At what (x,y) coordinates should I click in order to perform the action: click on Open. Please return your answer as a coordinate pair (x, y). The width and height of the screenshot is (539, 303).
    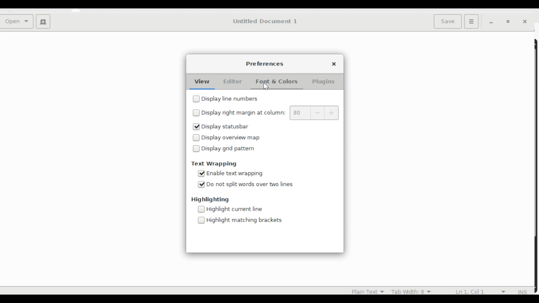
    Looking at the image, I should click on (18, 22).